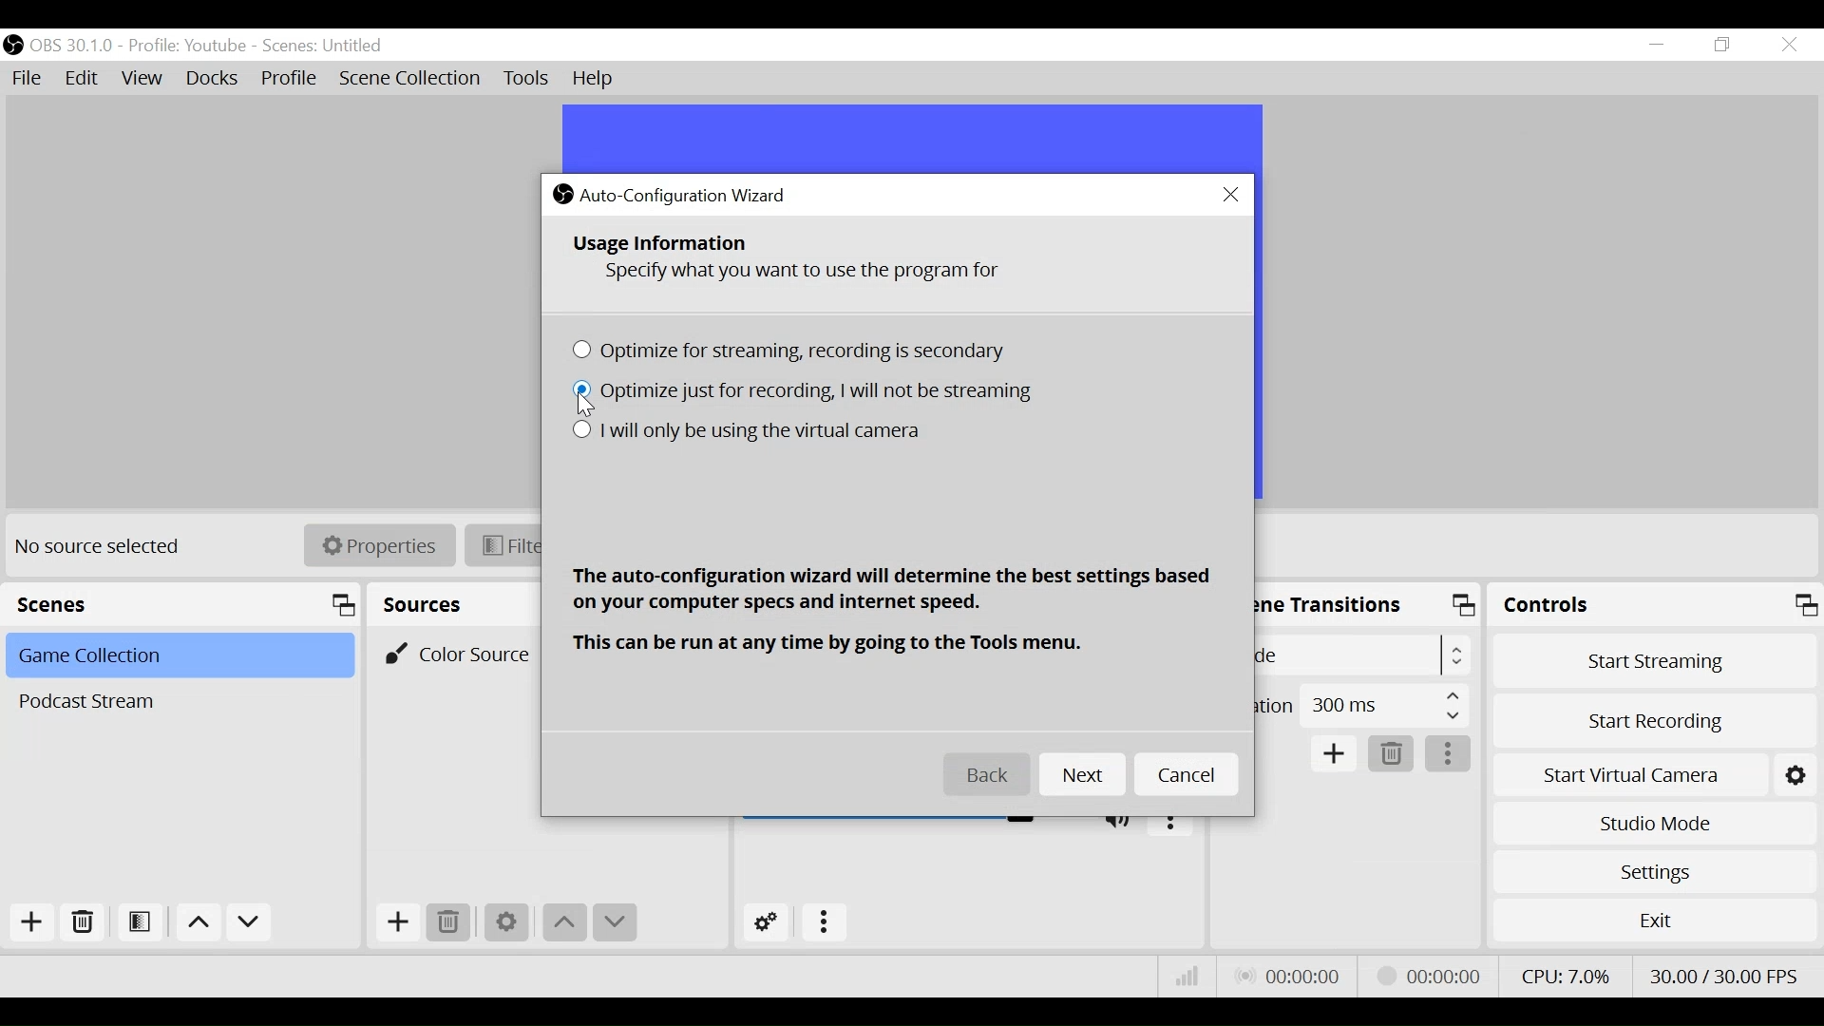 The height and width of the screenshot is (1026, 1824). I want to click on Cursor, so click(589, 406).